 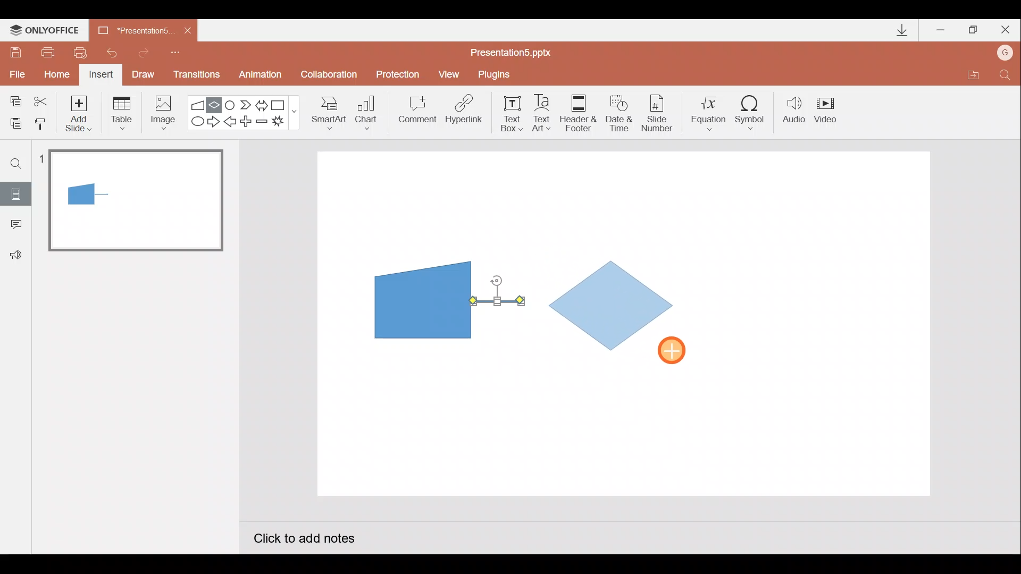 I want to click on Transitions, so click(x=195, y=75).